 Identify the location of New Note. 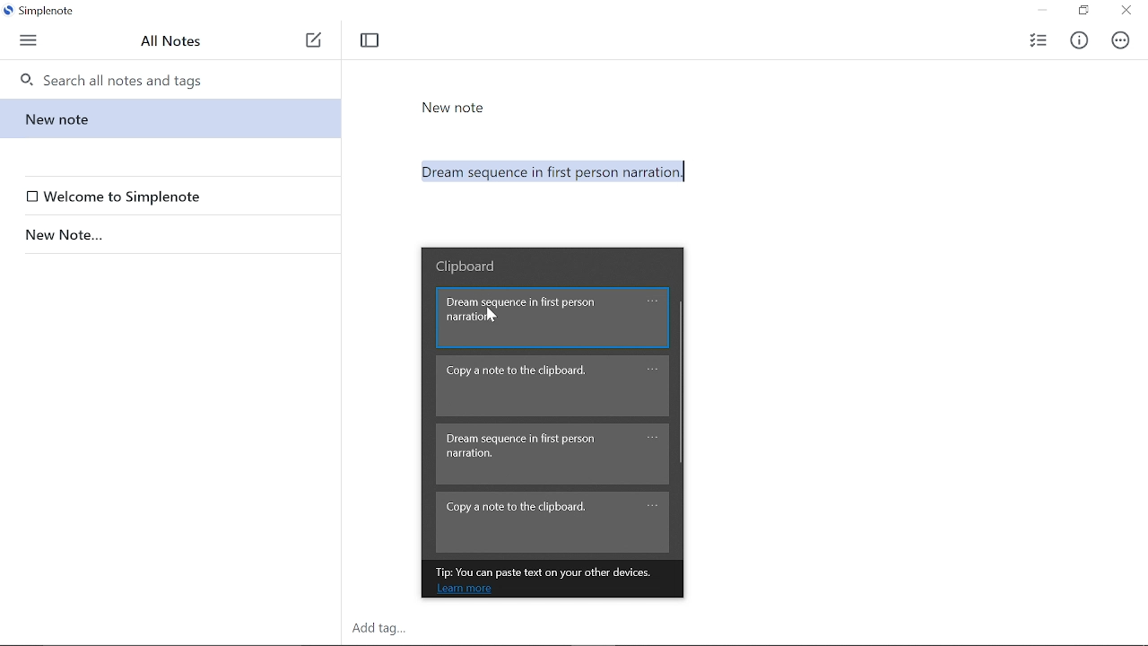
(454, 108).